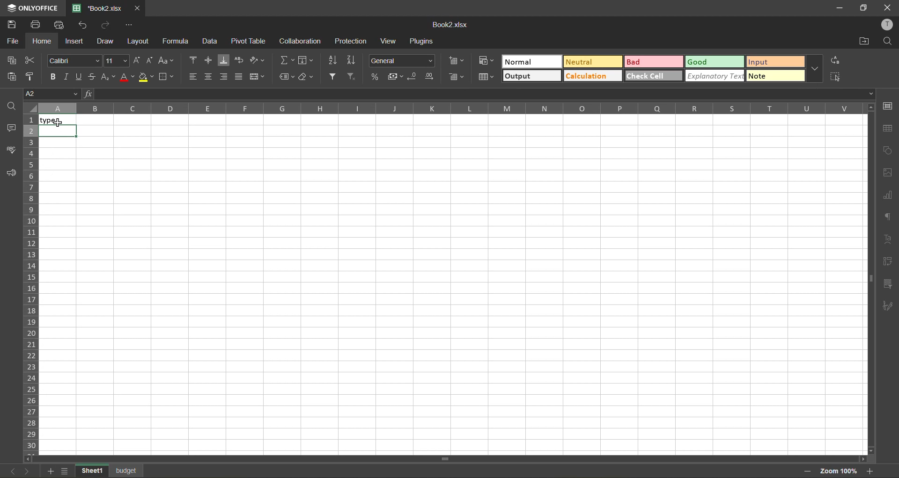 Image resolution: width=899 pixels, height=478 pixels. Describe the element at coordinates (407, 460) in the screenshot. I see `scroll bar` at that location.